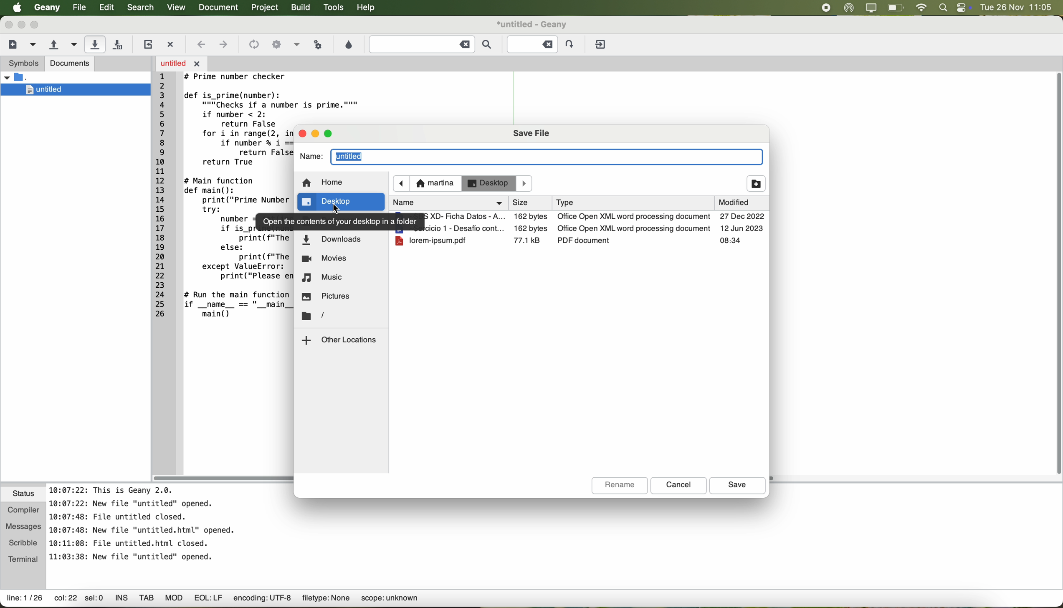 The width and height of the screenshot is (1063, 608). I want to click on size, so click(683, 203).